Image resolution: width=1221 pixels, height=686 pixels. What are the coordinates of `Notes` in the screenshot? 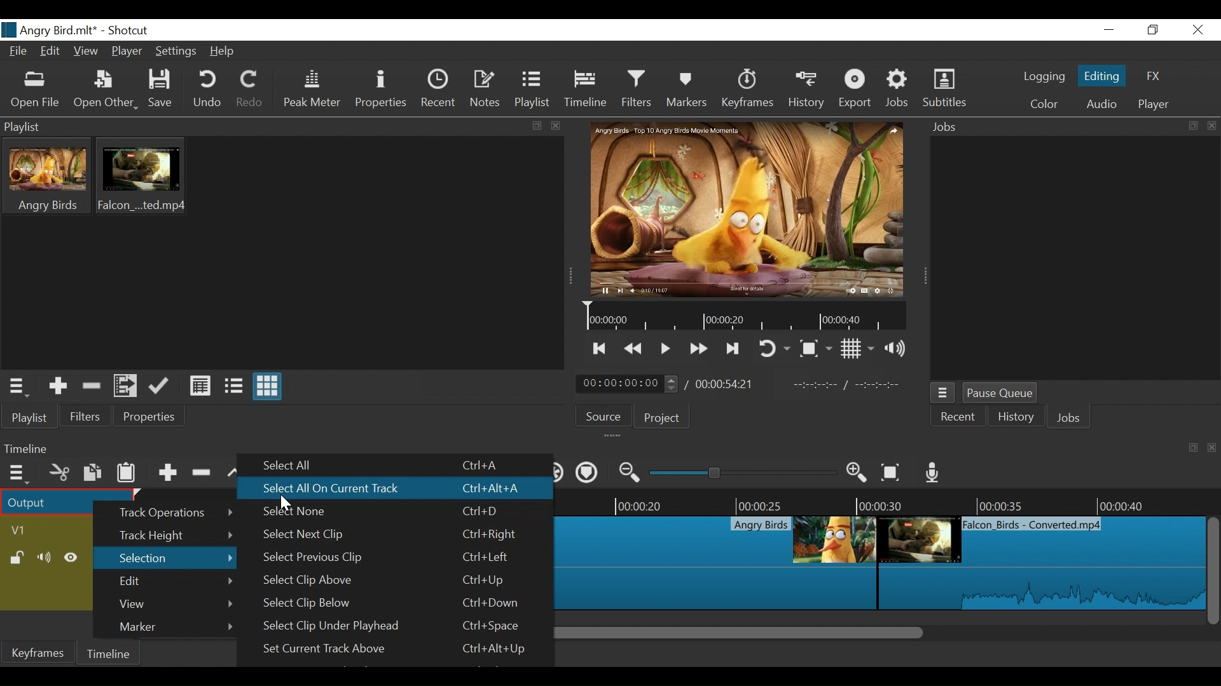 It's located at (486, 89).